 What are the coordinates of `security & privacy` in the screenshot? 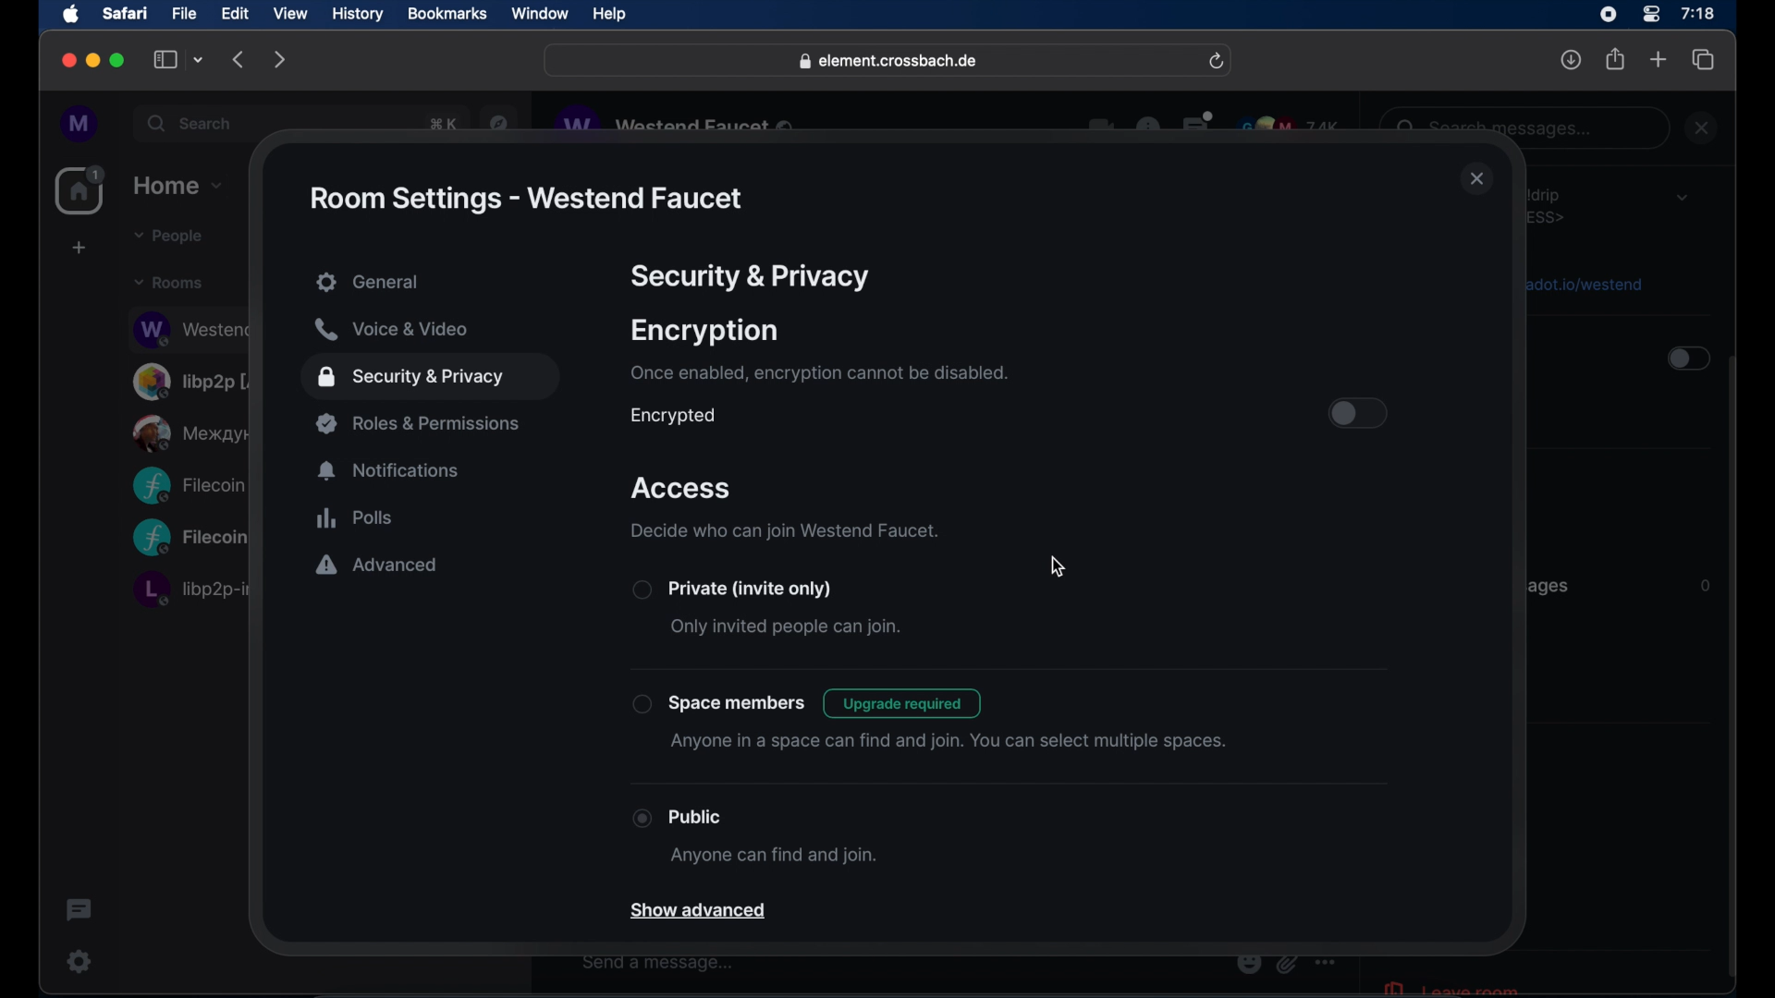 It's located at (750, 277).